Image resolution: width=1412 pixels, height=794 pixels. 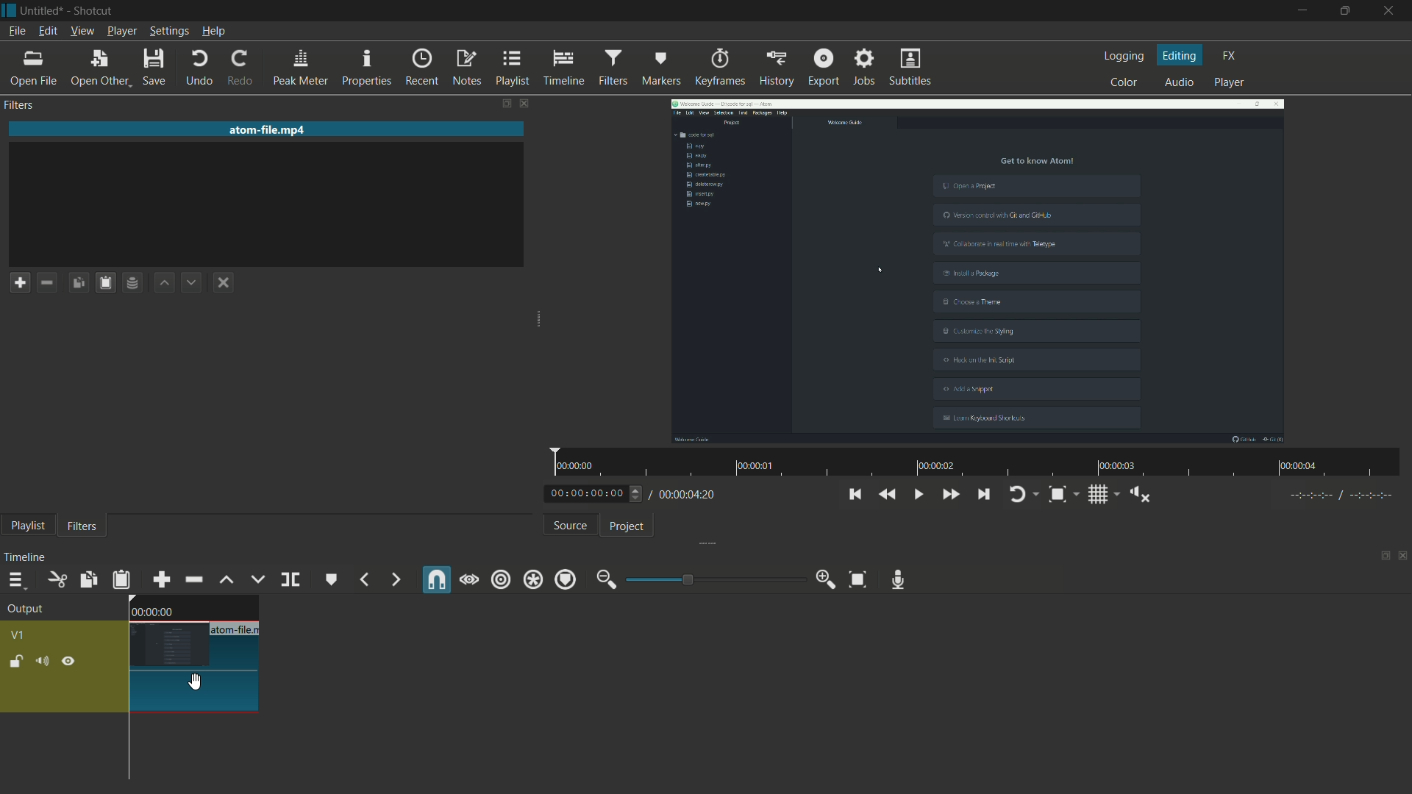 I want to click on record audio, so click(x=899, y=579).